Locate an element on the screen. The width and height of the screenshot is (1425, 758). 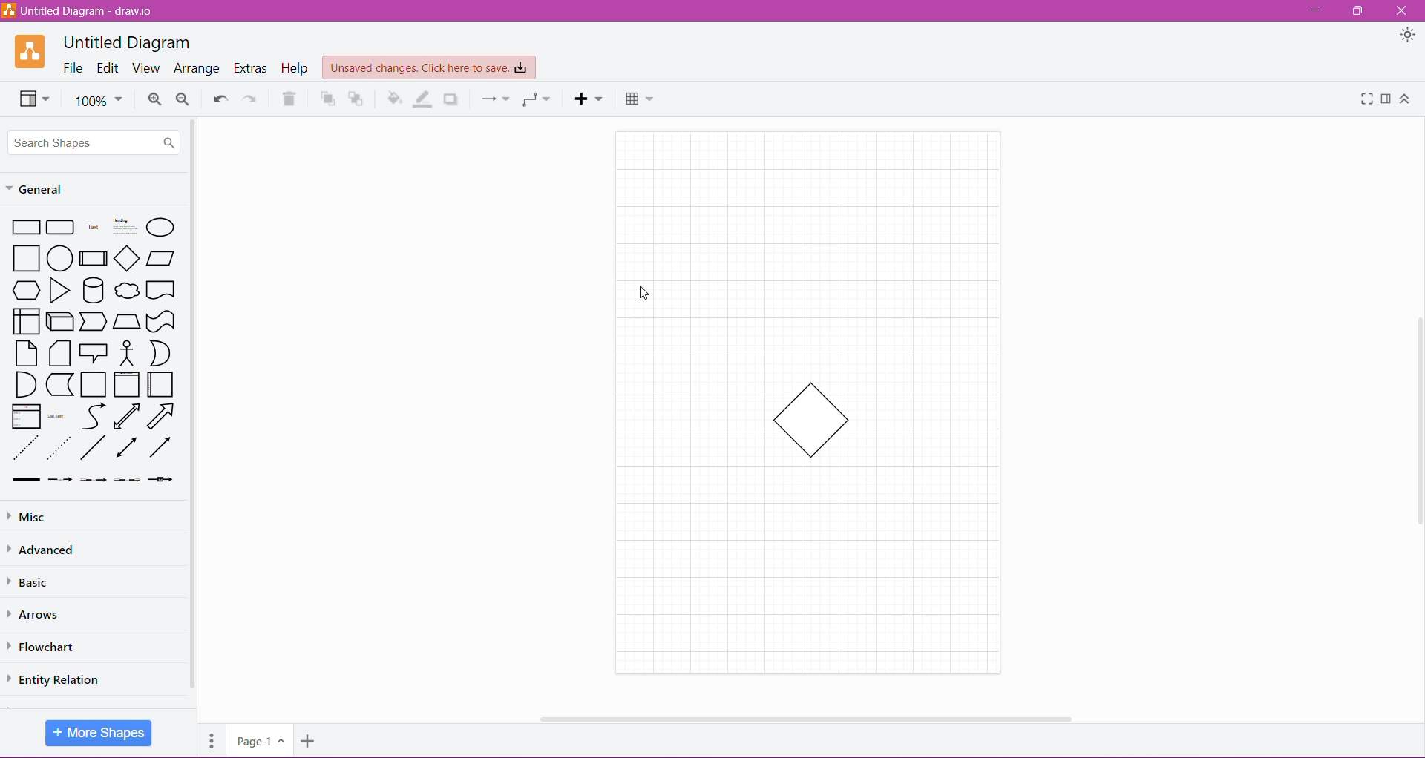
Vertical Scroll Bar is located at coordinates (192, 406).